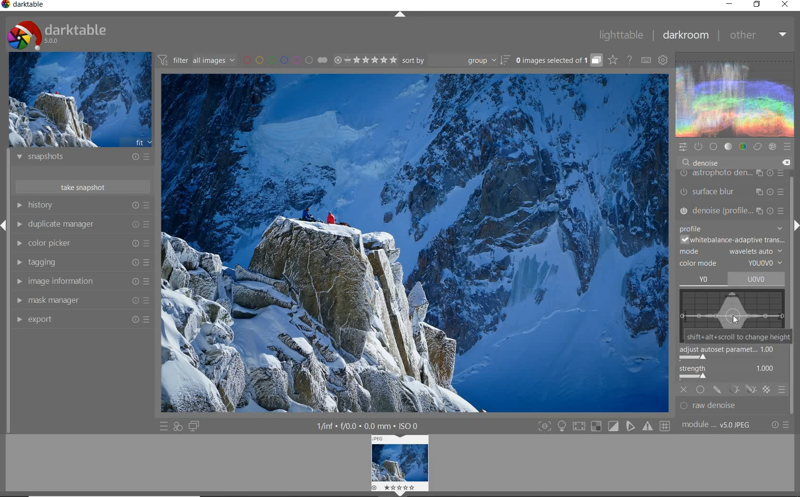 This screenshot has width=800, height=497. I want to click on WAVELETS AUTO, so click(752, 279).